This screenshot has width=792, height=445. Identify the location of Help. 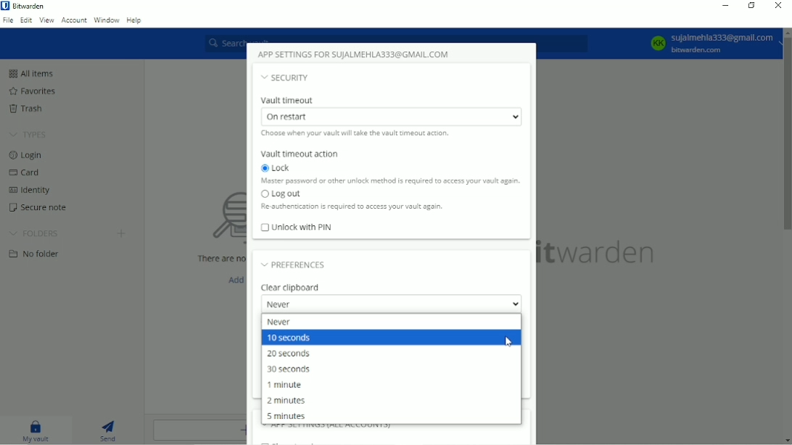
(135, 20).